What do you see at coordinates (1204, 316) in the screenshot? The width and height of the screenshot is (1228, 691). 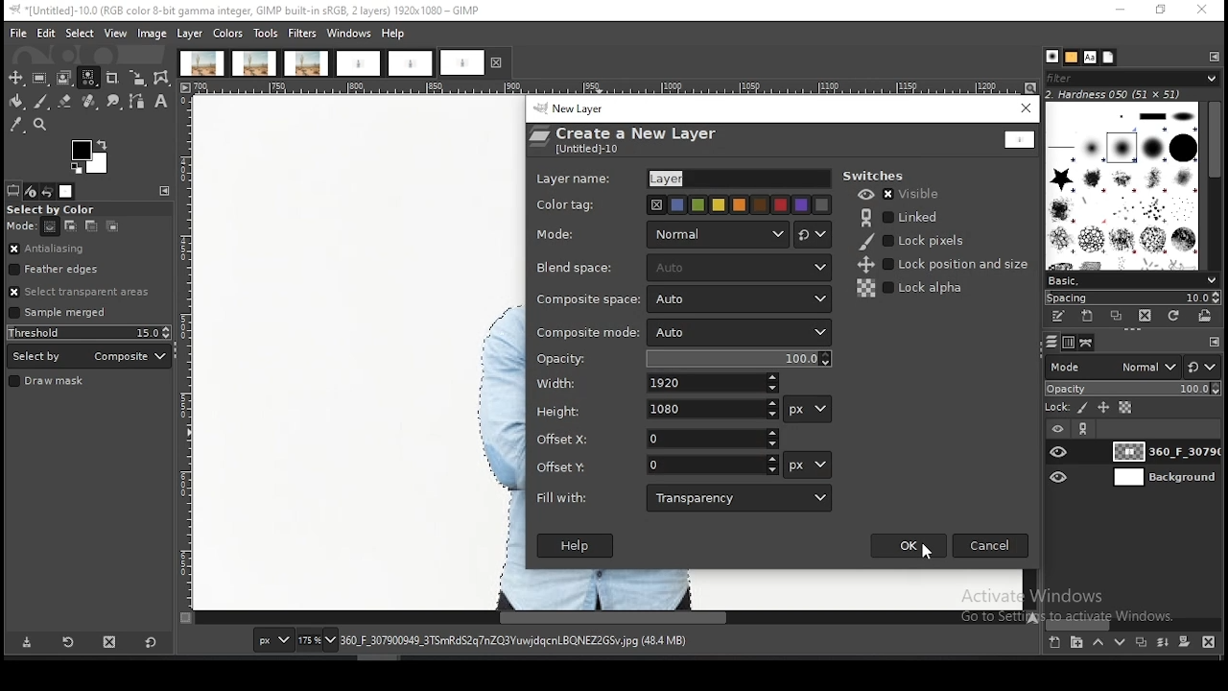 I see `open brush as image` at bounding box center [1204, 316].